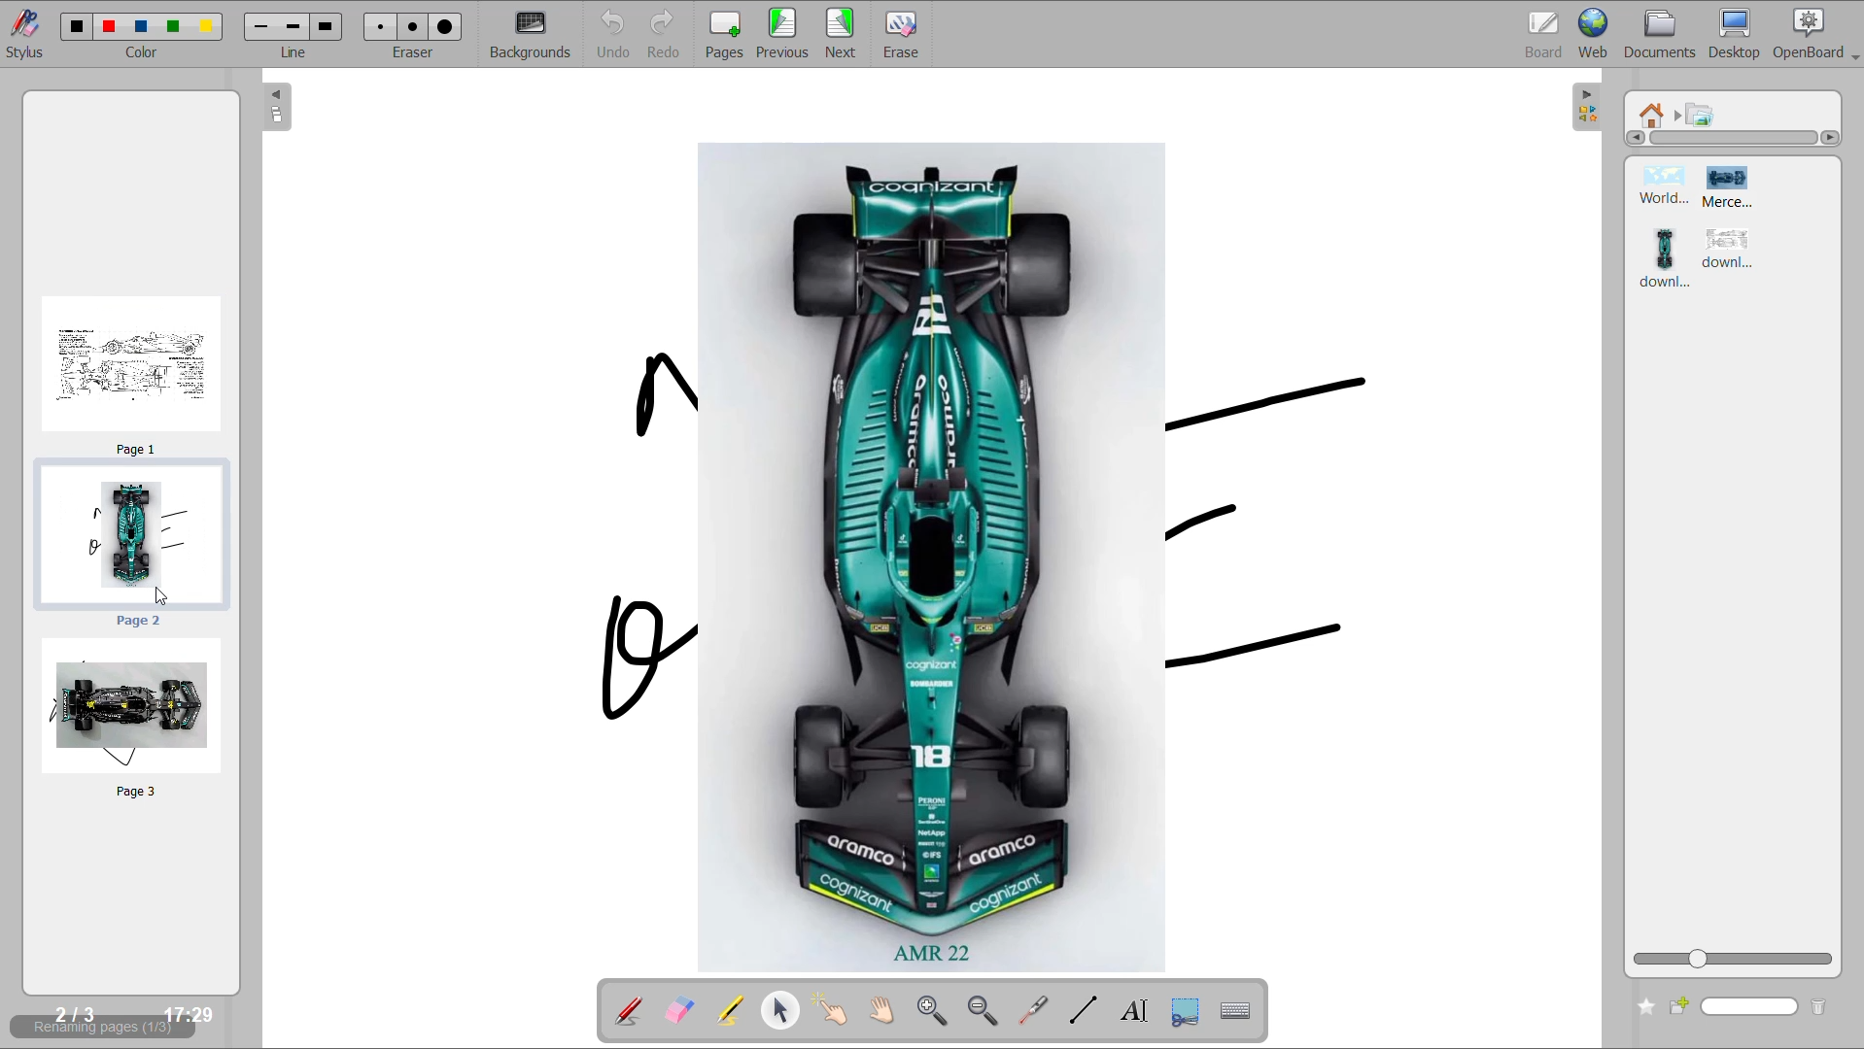 The width and height of the screenshot is (1864, 1049). What do you see at coordinates (1188, 1010) in the screenshot?
I see `capture part of the screen` at bounding box center [1188, 1010].